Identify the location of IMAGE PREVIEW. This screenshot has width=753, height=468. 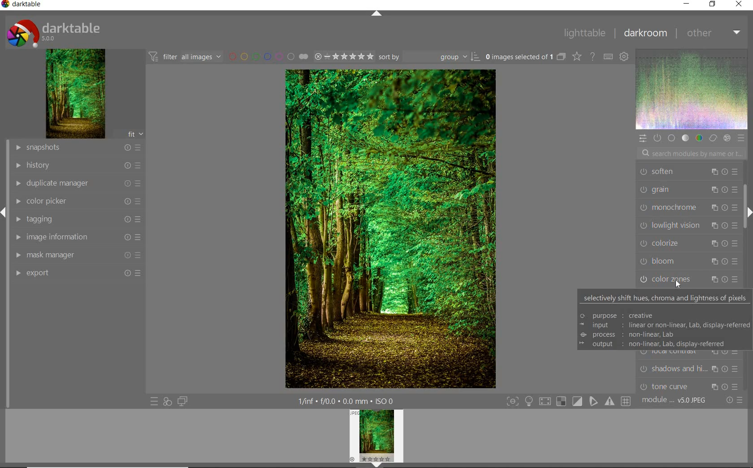
(376, 438).